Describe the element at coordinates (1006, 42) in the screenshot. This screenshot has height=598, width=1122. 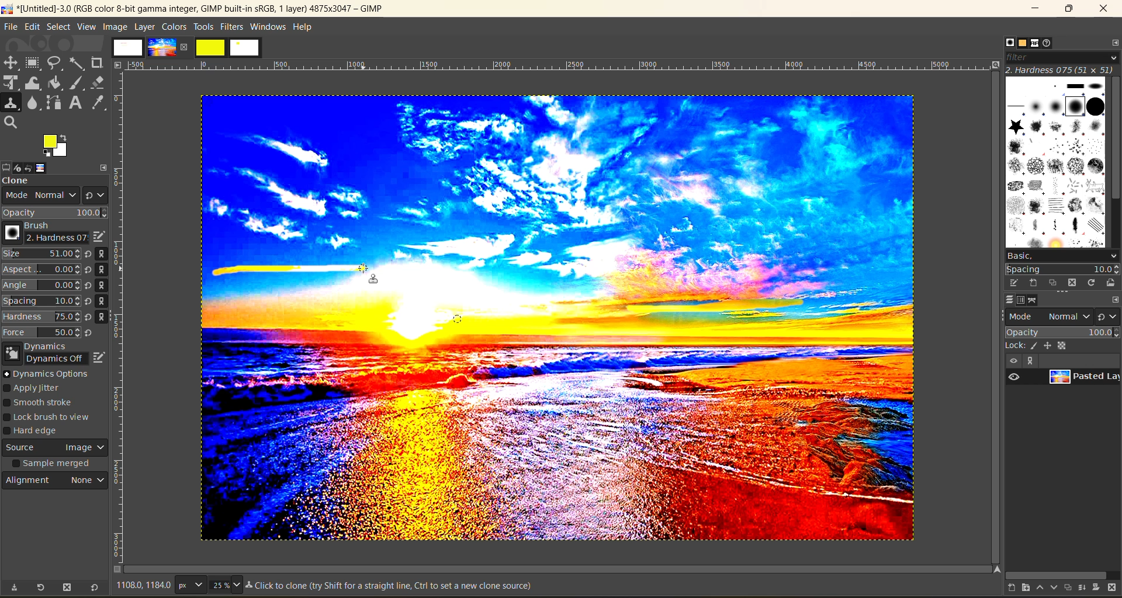
I see `brushes` at that location.